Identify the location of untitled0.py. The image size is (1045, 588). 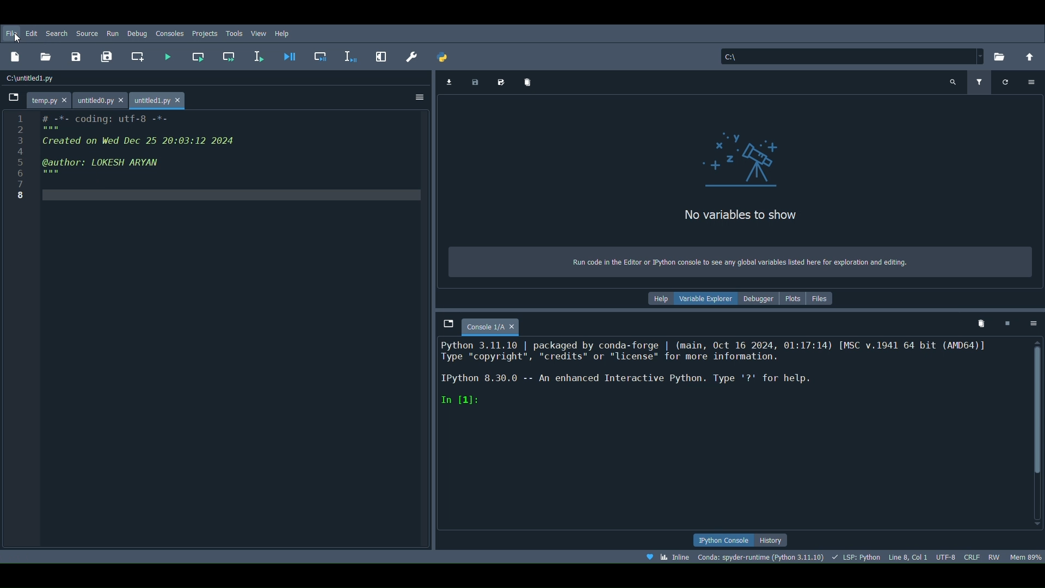
(102, 96).